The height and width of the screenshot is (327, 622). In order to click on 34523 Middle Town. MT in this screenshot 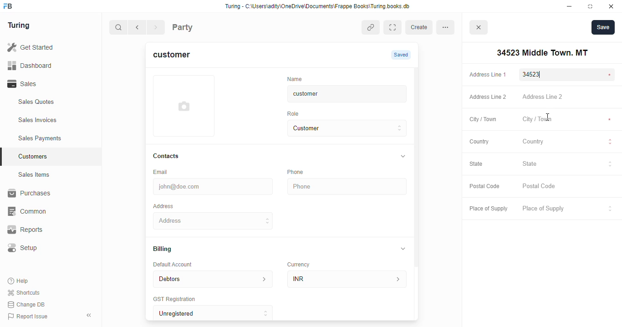, I will do `click(540, 53)`.